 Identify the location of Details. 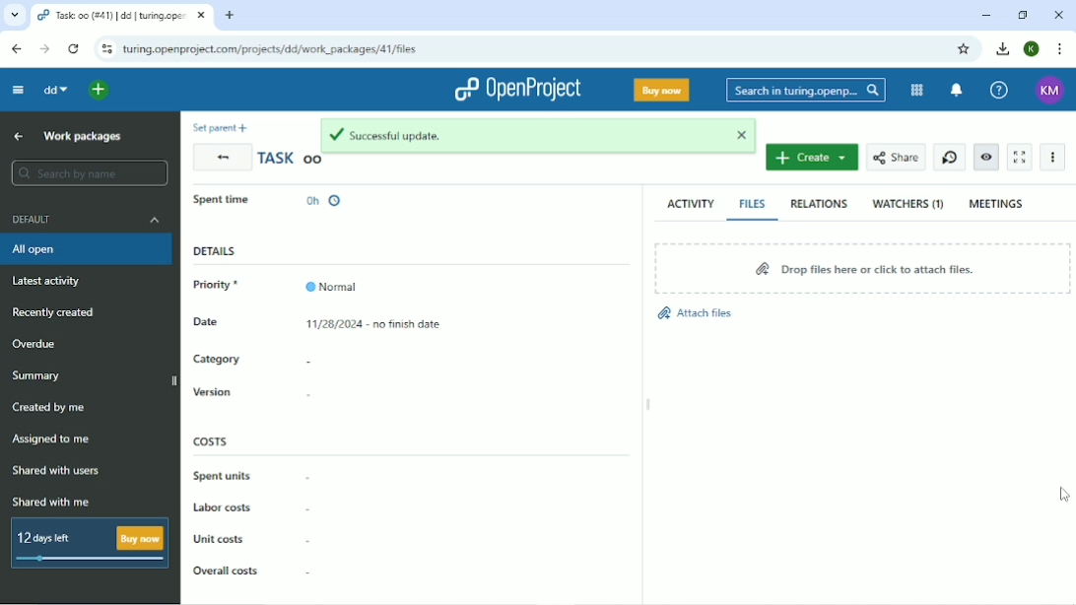
(215, 250).